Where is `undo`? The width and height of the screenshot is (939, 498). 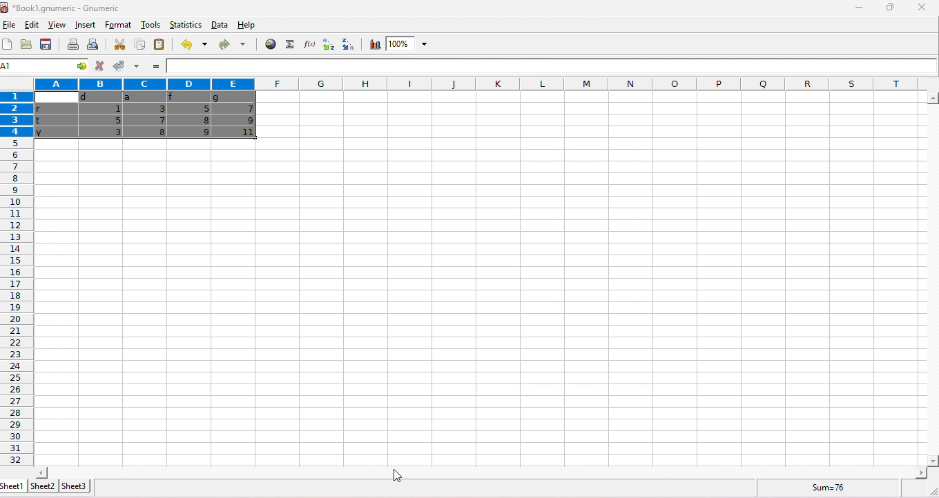
undo is located at coordinates (192, 45).